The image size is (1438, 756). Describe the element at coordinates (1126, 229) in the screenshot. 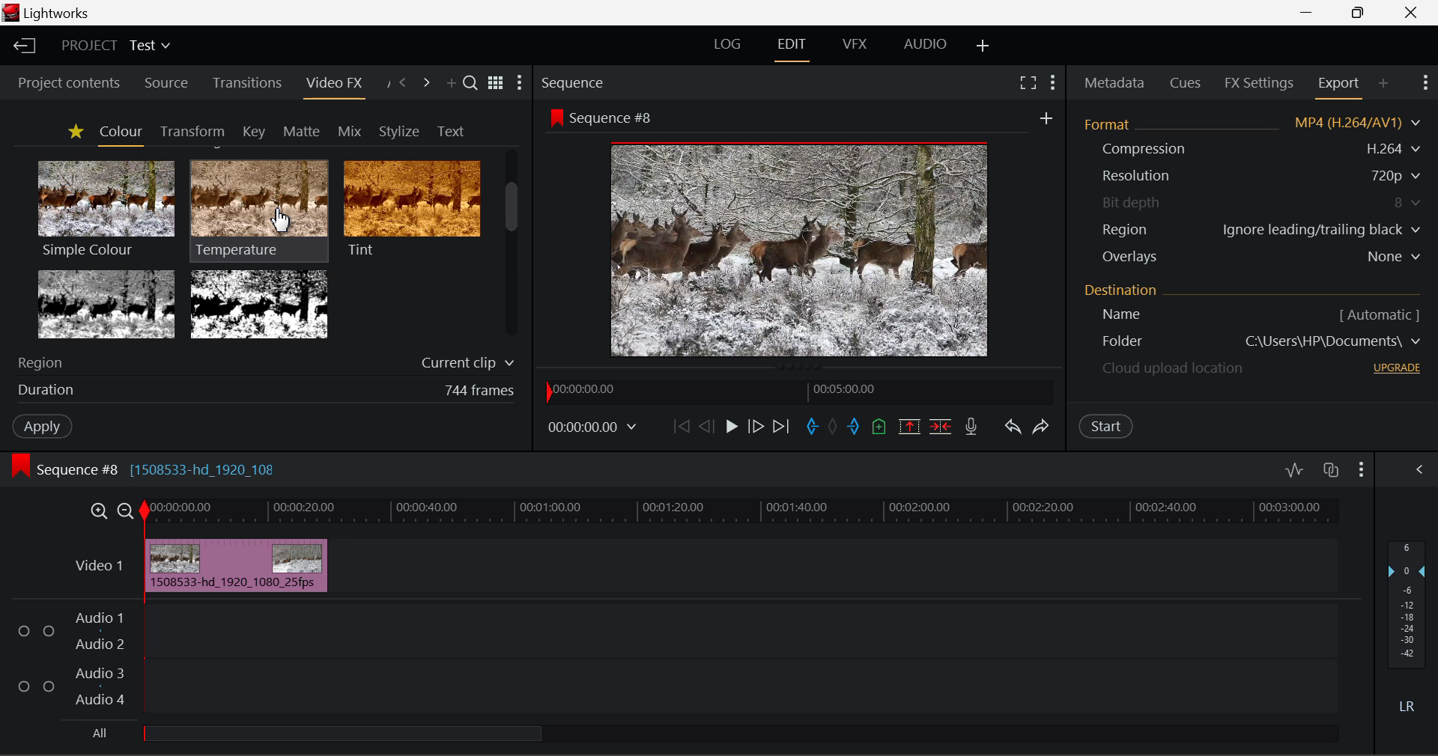

I see `Region` at that location.